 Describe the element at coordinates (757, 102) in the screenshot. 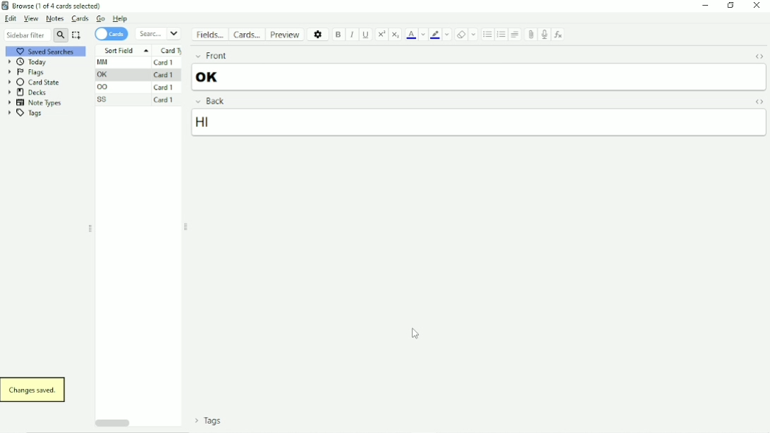

I see `Toggle HTML Editor` at that location.